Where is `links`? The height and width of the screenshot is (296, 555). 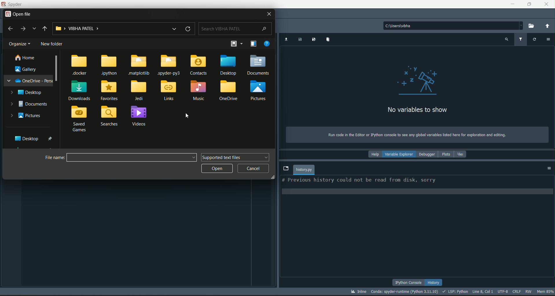
links is located at coordinates (169, 90).